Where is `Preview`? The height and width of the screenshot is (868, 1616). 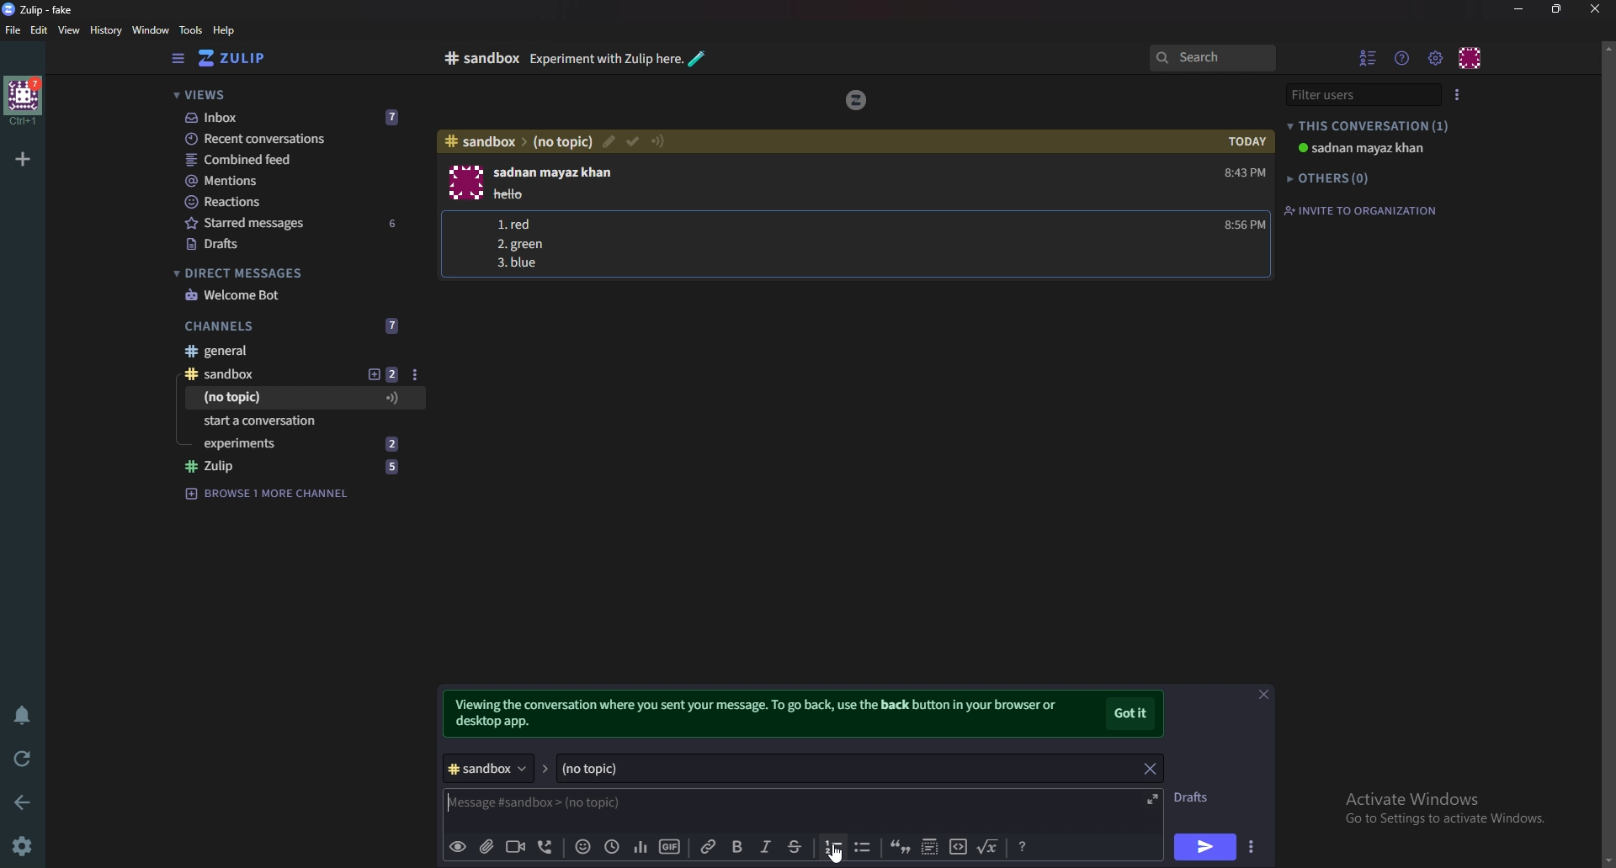 Preview is located at coordinates (458, 847).